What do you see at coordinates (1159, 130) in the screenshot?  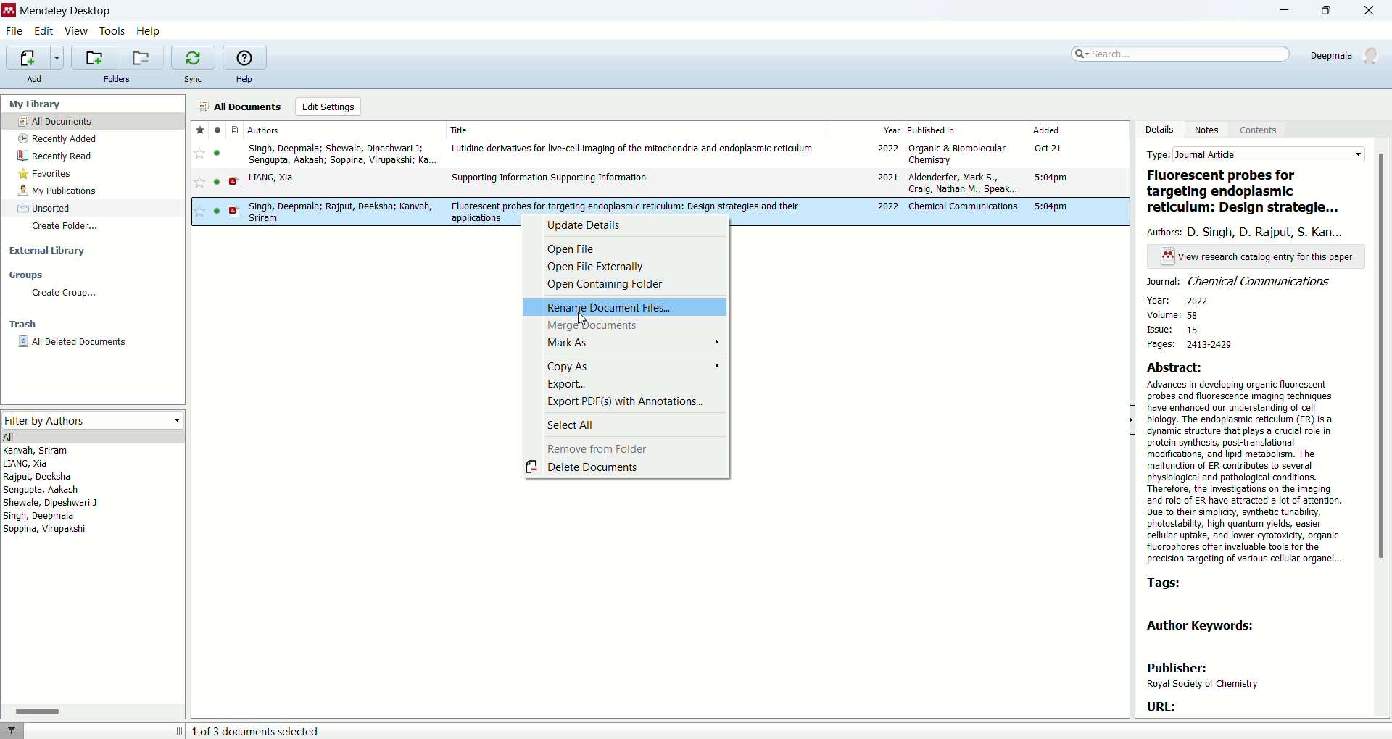 I see `details` at bounding box center [1159, 130].